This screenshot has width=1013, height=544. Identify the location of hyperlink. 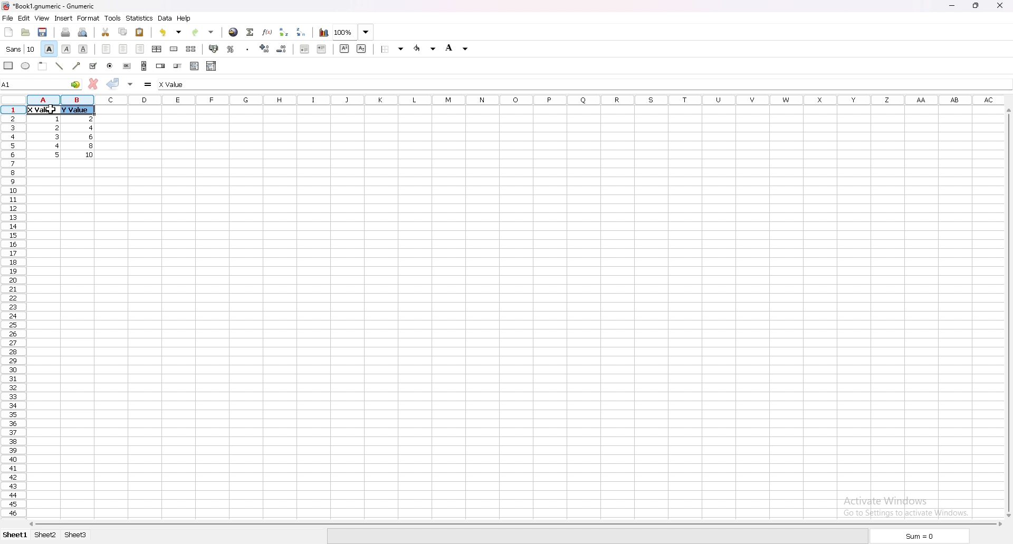
(233, 32).